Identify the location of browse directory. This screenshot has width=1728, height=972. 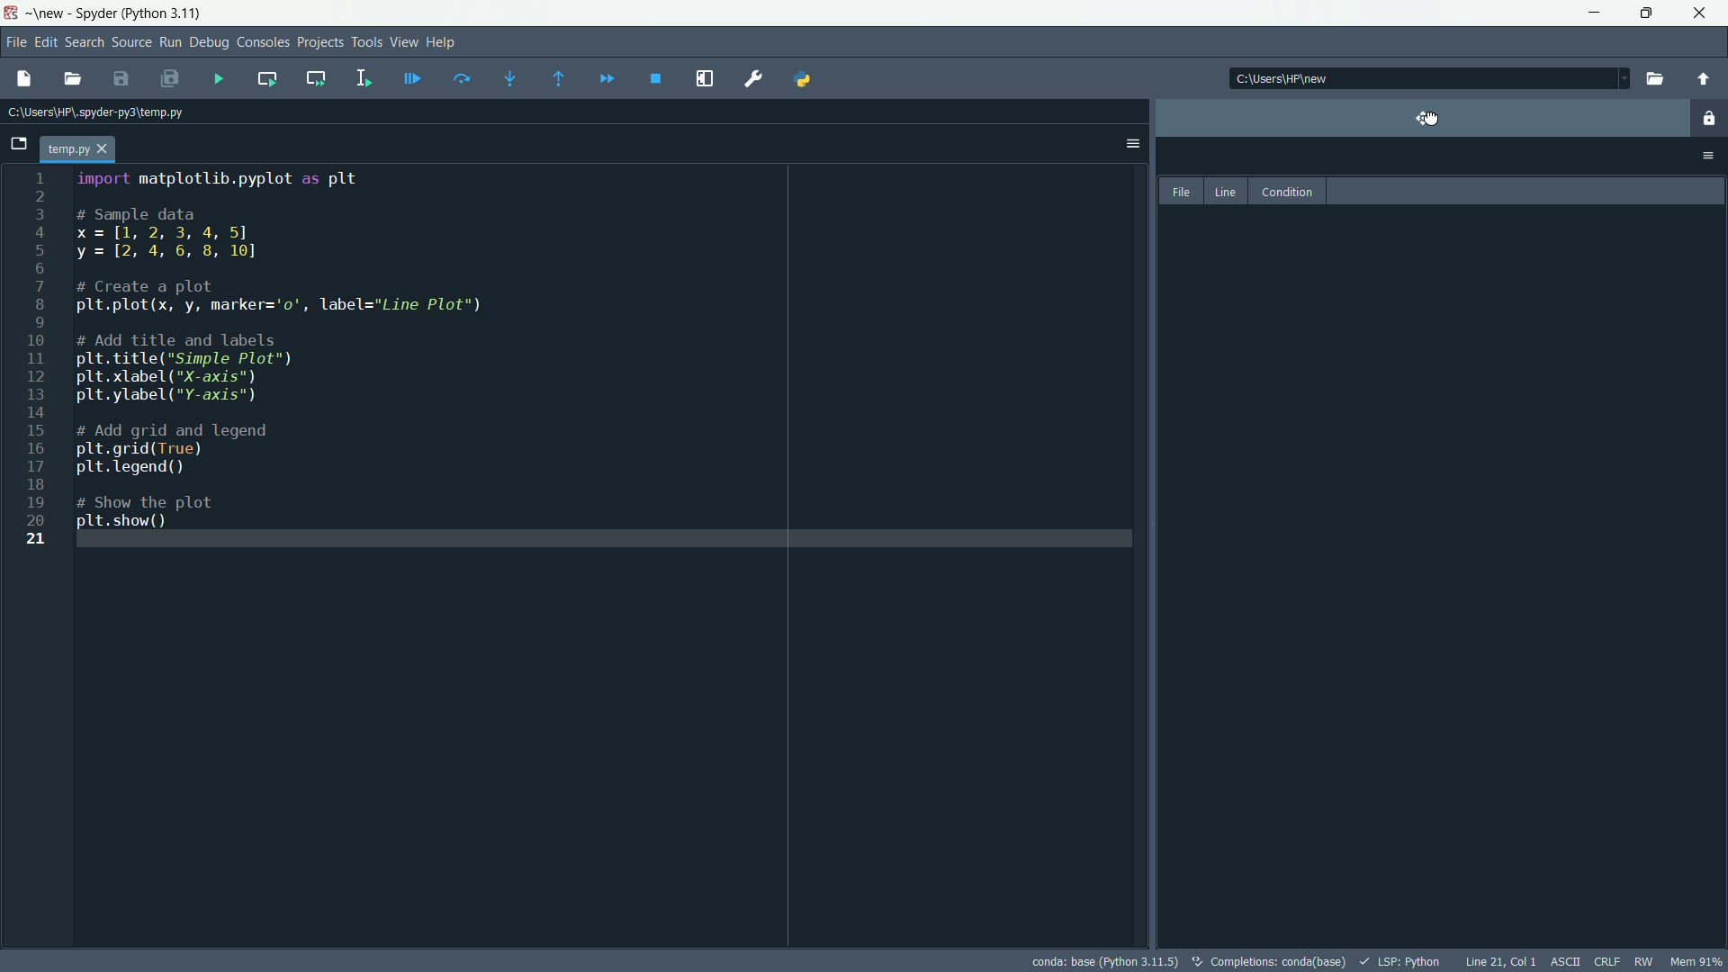
(1654, 78).